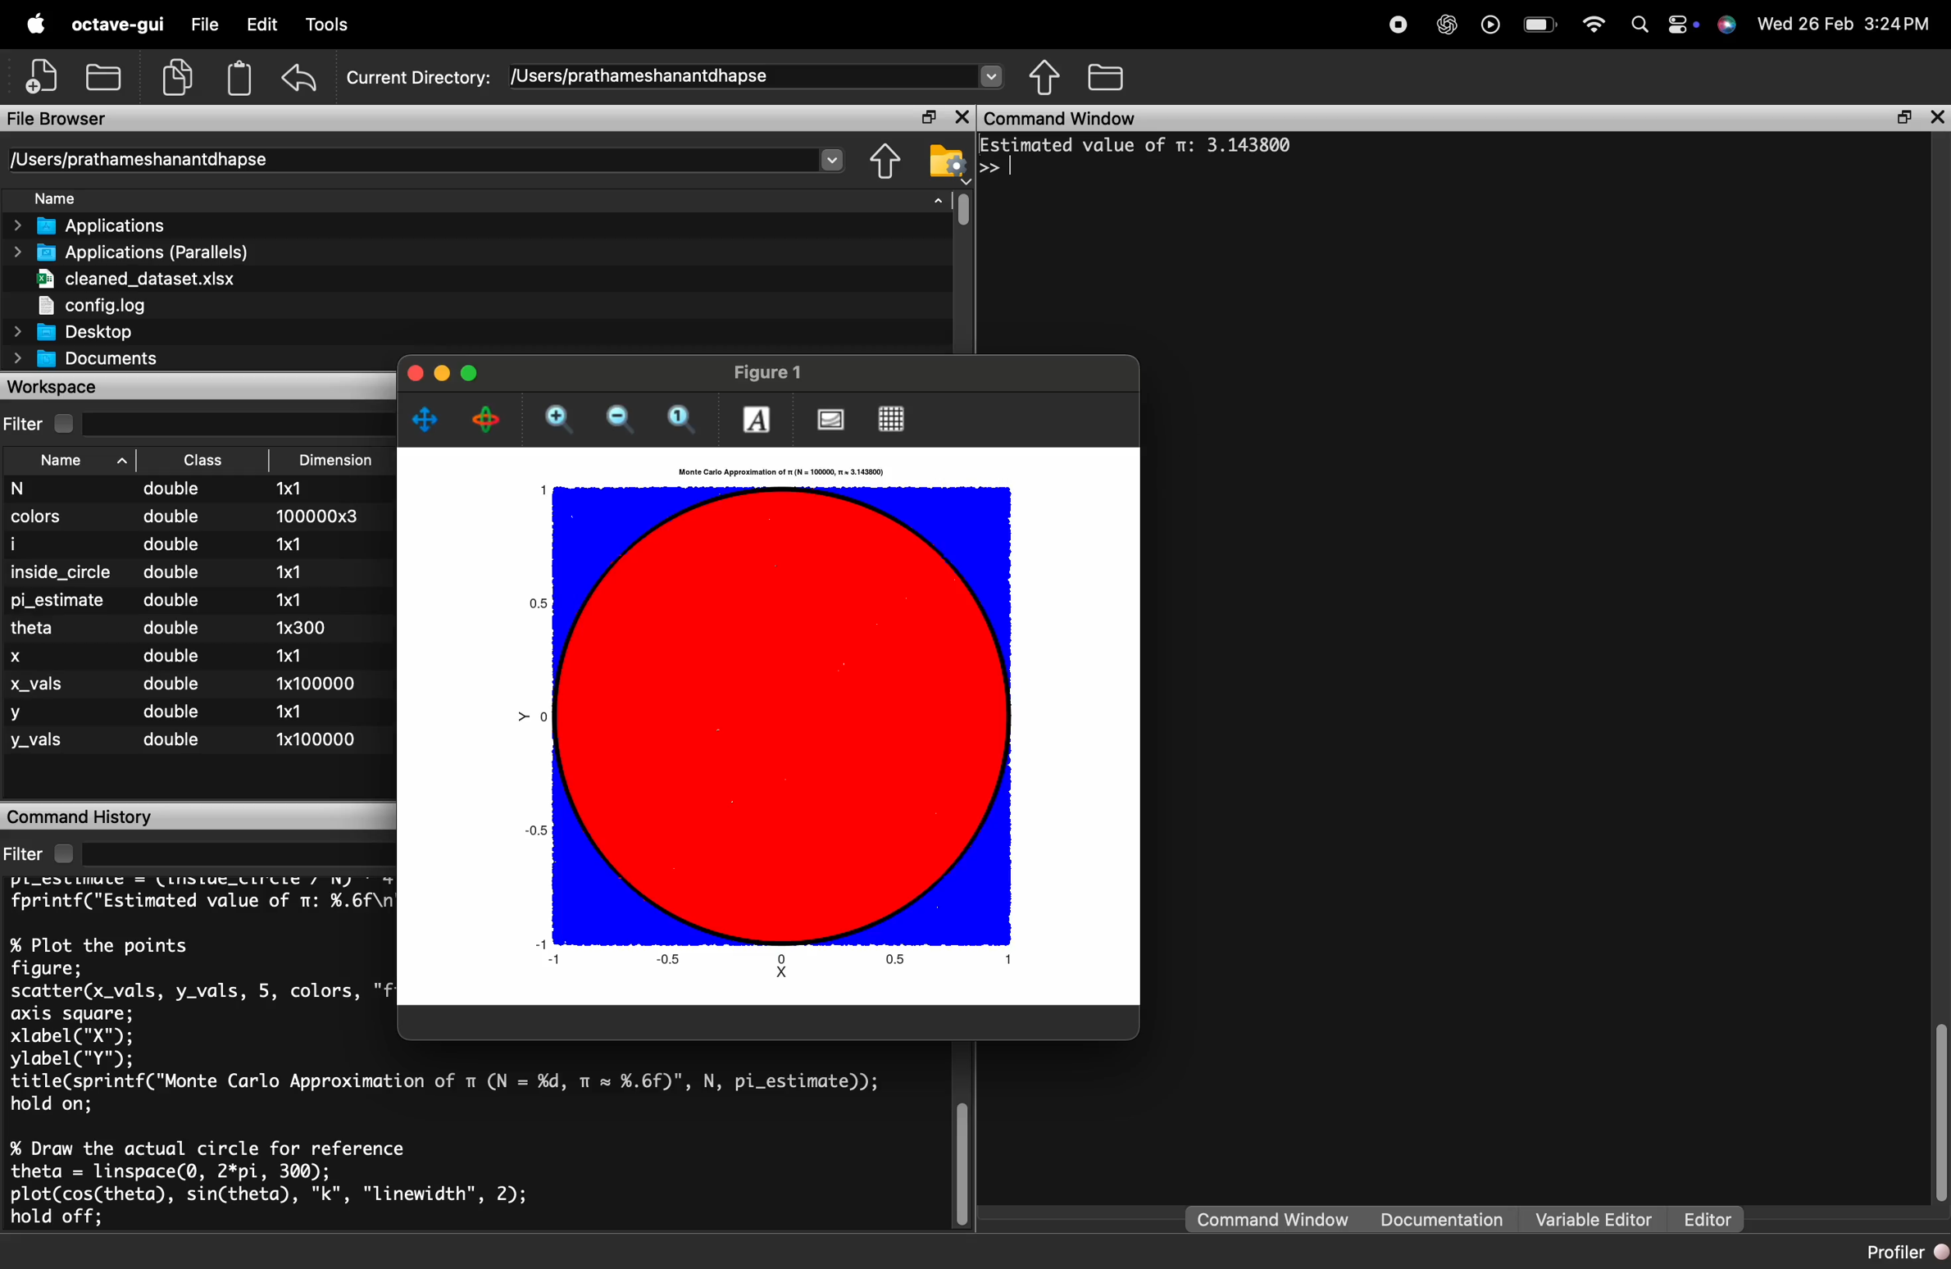 The height and width of the screenshot is (1269, 1951). Describe the element at coordinates (426, 419) in the screenshot. I see `Pan` at that location.